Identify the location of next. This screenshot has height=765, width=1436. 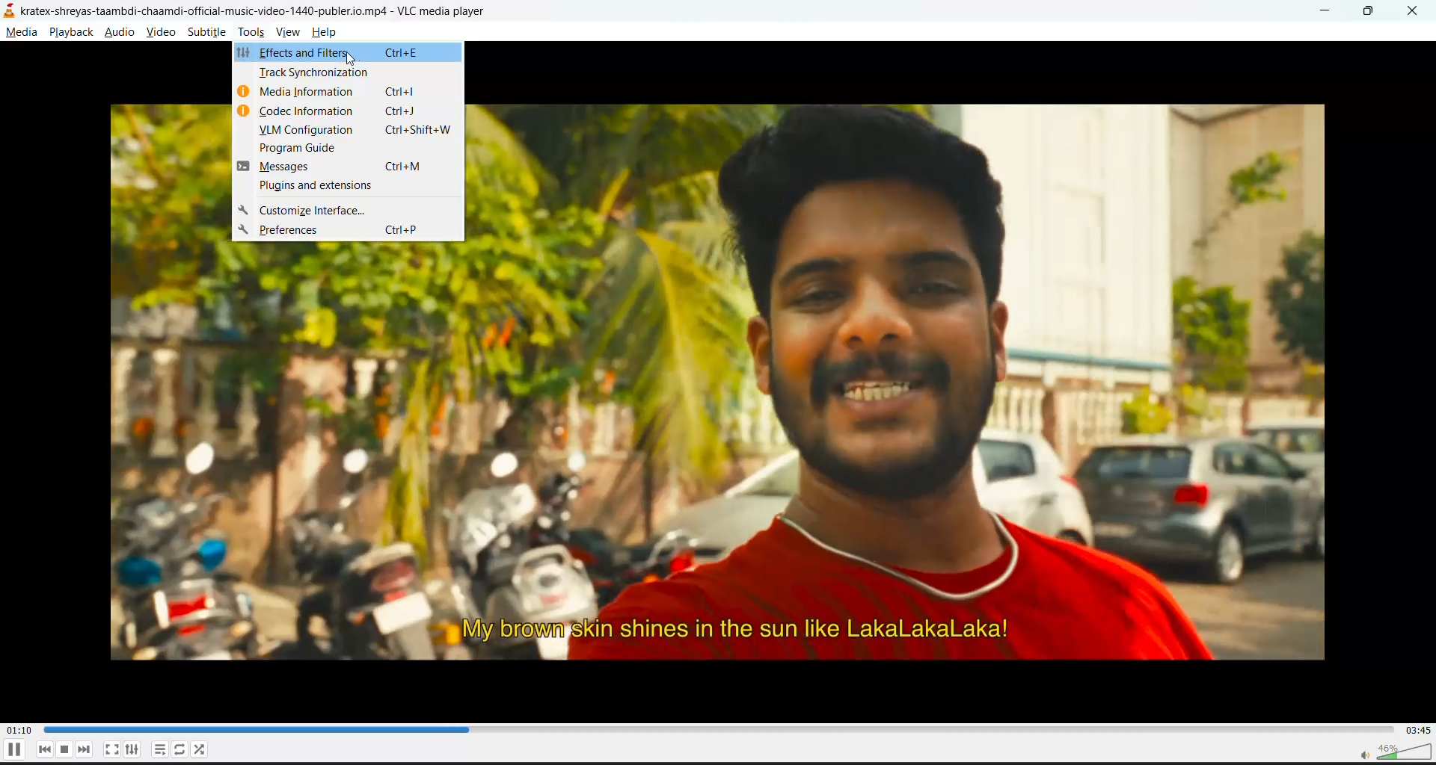
(86, 750).